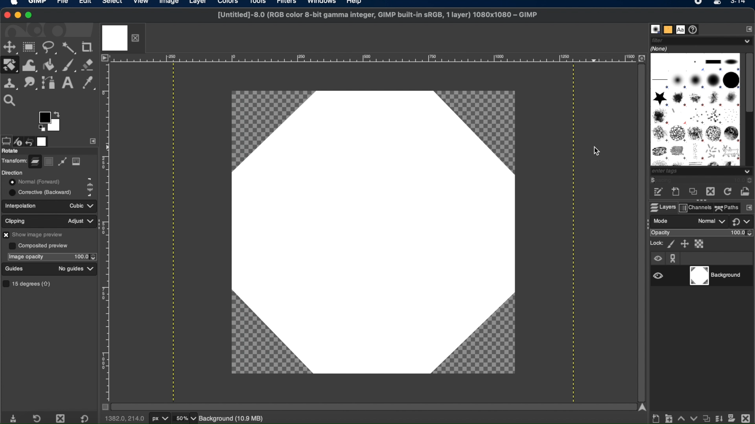  I want to click on close layer tab, so click(137, 37).